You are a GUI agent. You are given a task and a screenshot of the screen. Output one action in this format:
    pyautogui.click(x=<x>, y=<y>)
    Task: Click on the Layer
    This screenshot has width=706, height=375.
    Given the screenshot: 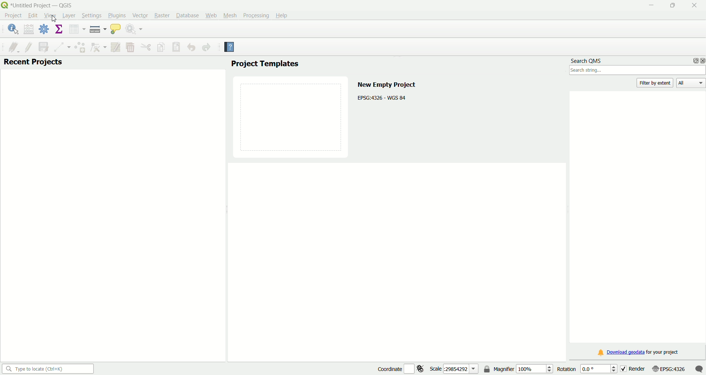 What is the action you would take?
    pyautogui.click(x=68, y=16)
    